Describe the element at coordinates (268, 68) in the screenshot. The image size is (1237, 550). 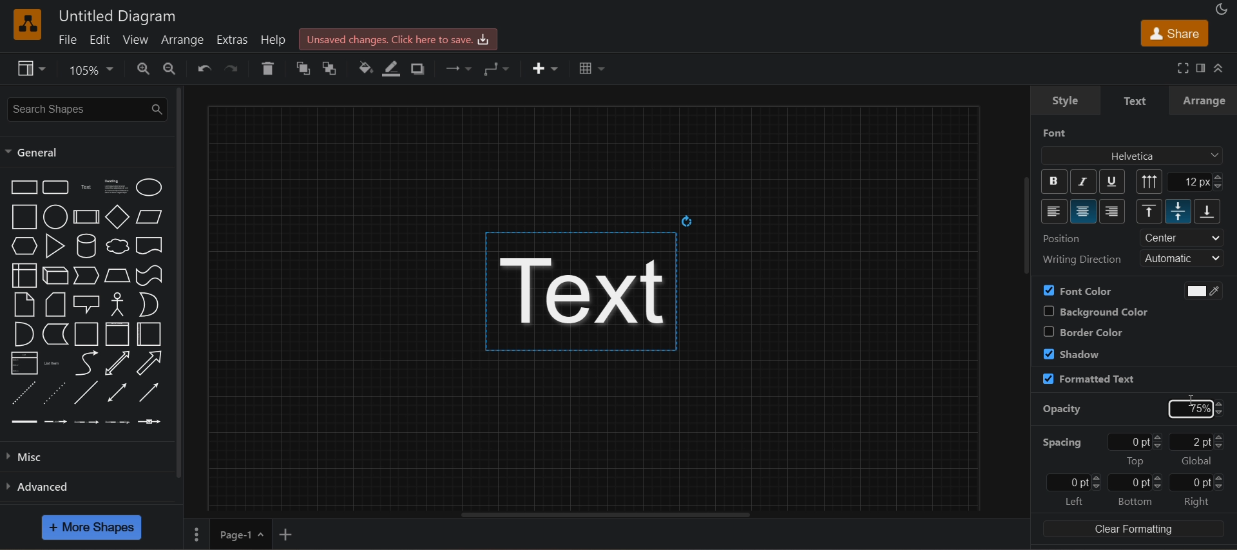
I see `delete` at that location.